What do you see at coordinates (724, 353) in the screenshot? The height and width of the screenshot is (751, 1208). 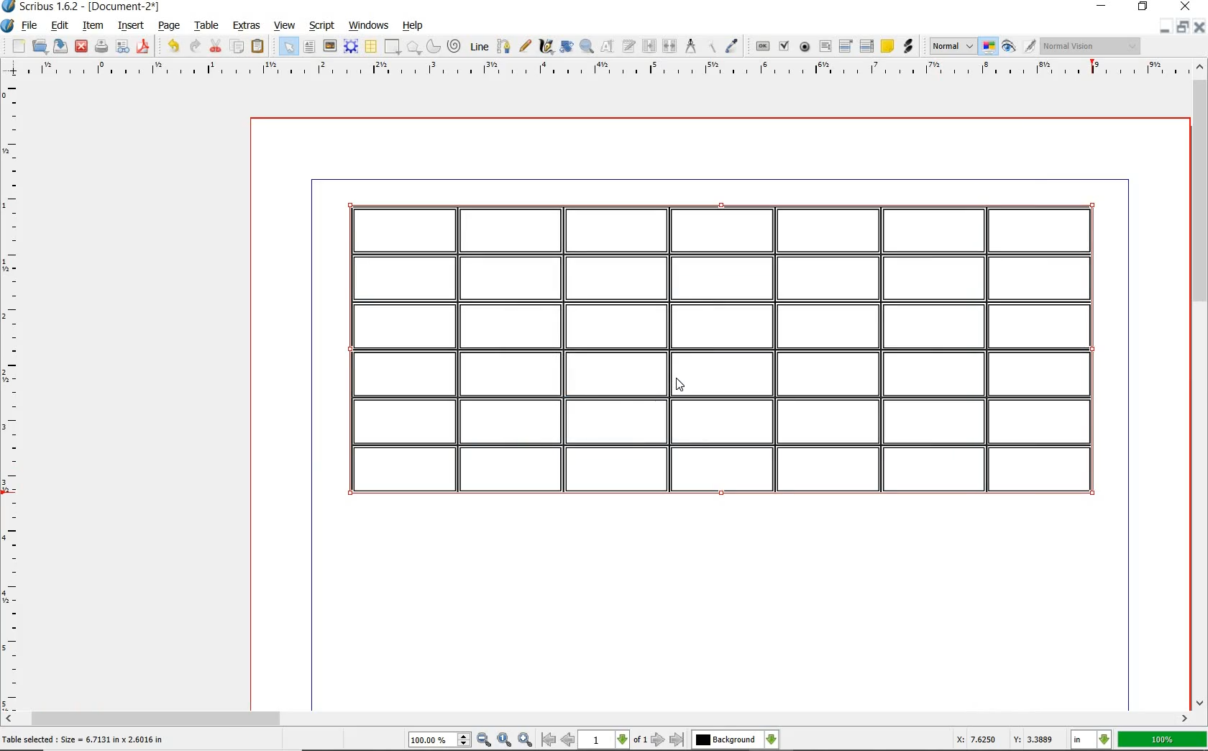 I see `table customized to include 6 rows and 7 columns typical of a calendar` at bounding box center [724, 353].